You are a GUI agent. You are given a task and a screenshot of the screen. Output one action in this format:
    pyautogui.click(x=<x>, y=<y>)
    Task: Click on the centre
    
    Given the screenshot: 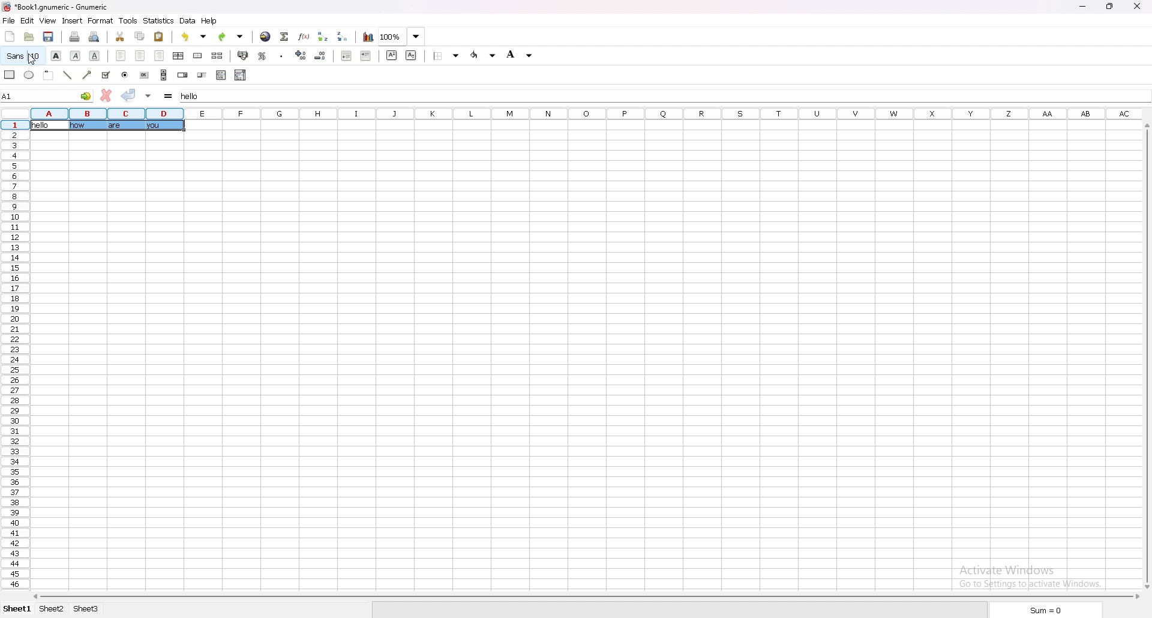 What is the action you would take?
    pyautogui.click(x=140, y=56)
    